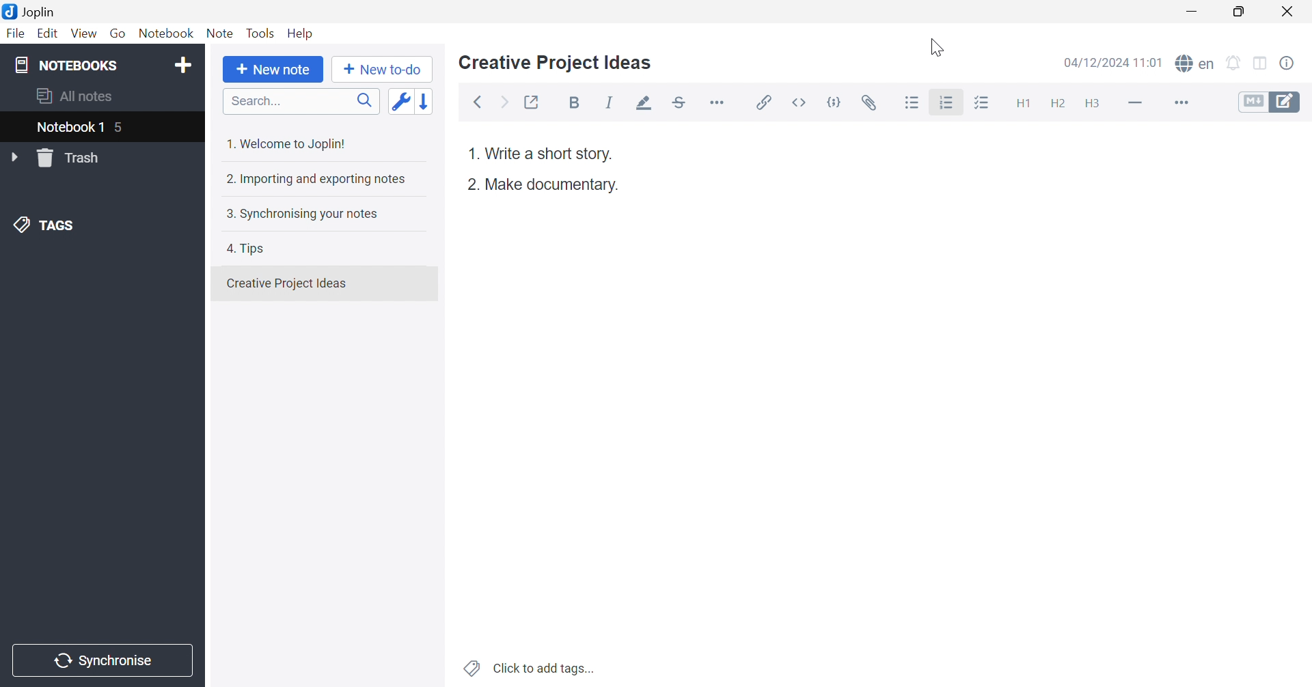  I want to click on Cursor, so click(951, 107).